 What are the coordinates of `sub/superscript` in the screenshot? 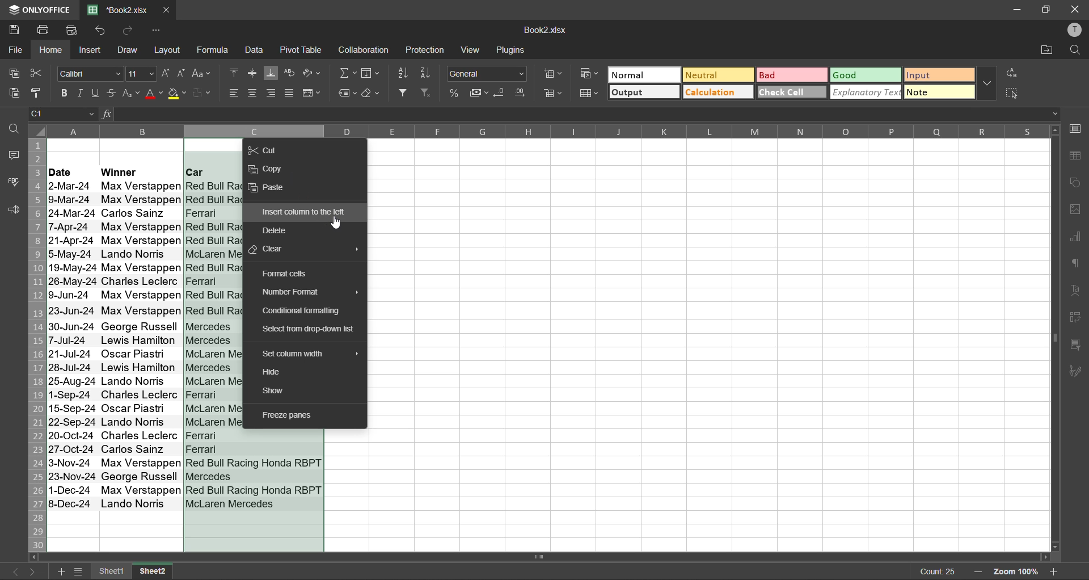 It's located at (132, 94).